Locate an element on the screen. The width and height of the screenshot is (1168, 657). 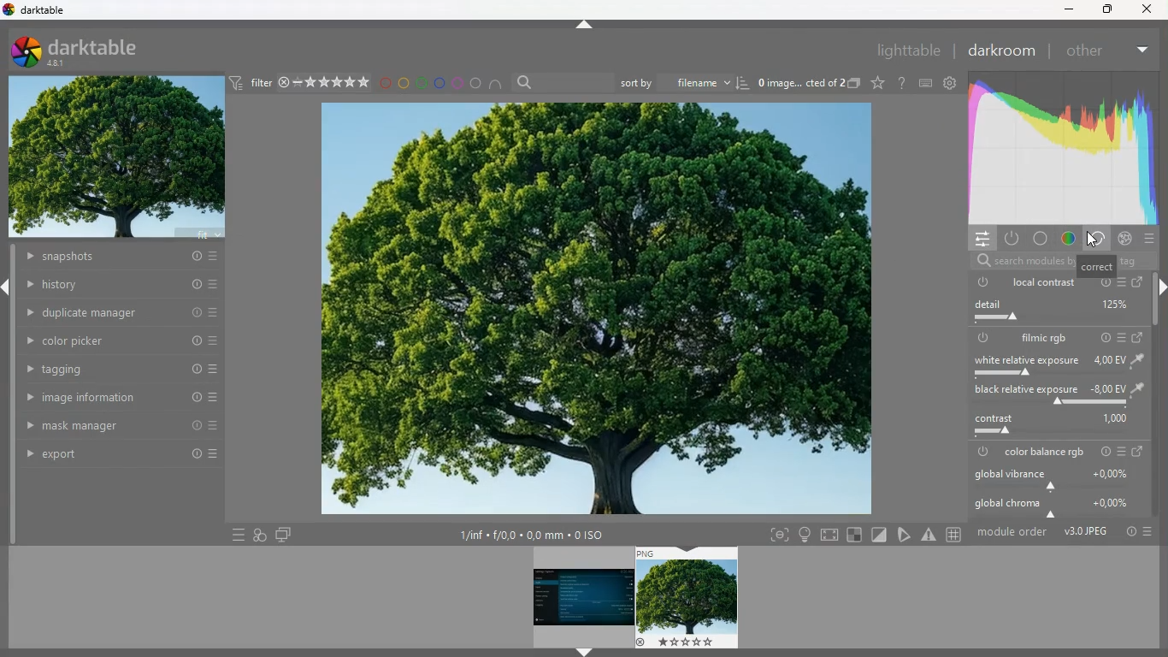
red is located at coordinates (385, 84).